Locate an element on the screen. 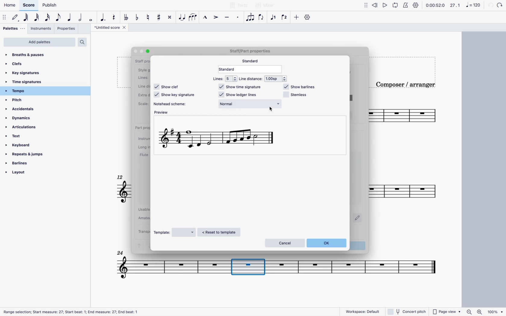 The height and width of the screenshot is (316, 506). scale preview is located at coordinates (223, 140).